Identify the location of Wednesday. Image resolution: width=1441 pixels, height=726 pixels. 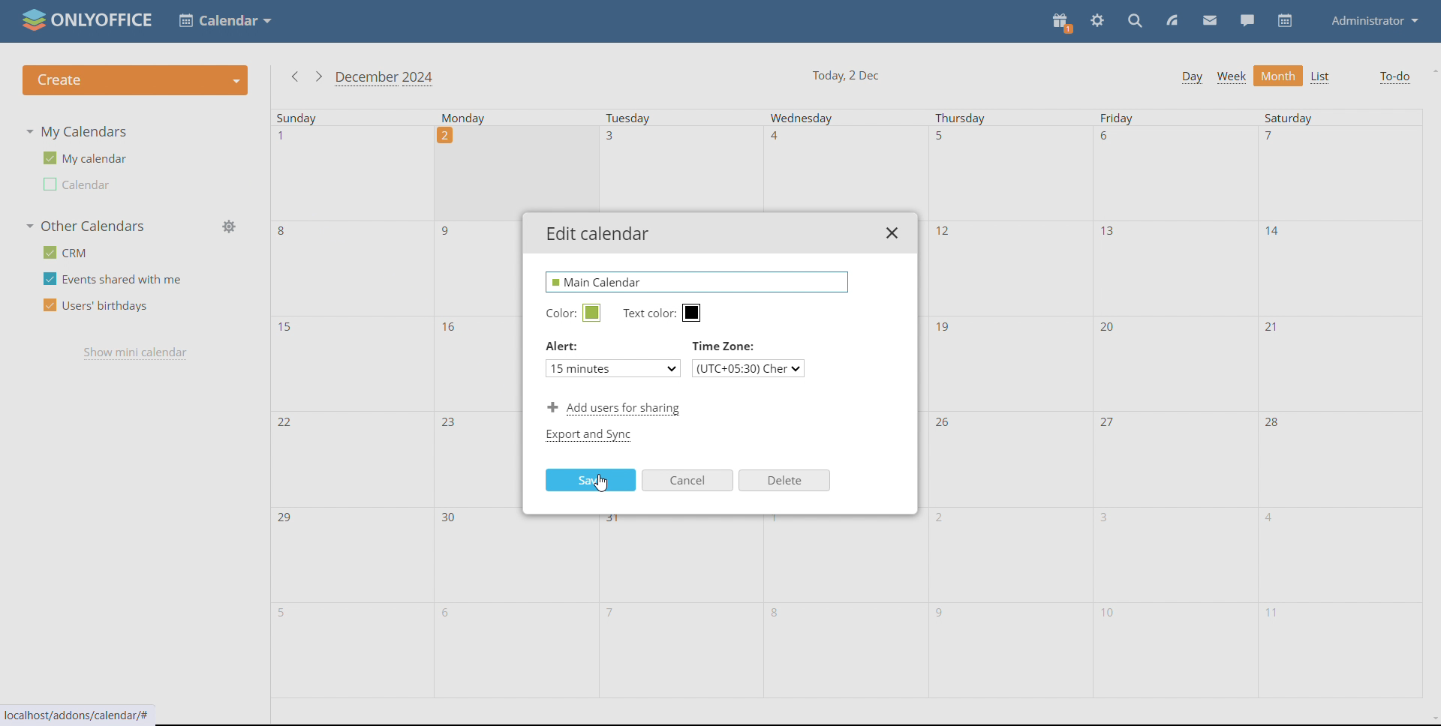
(843, 116).